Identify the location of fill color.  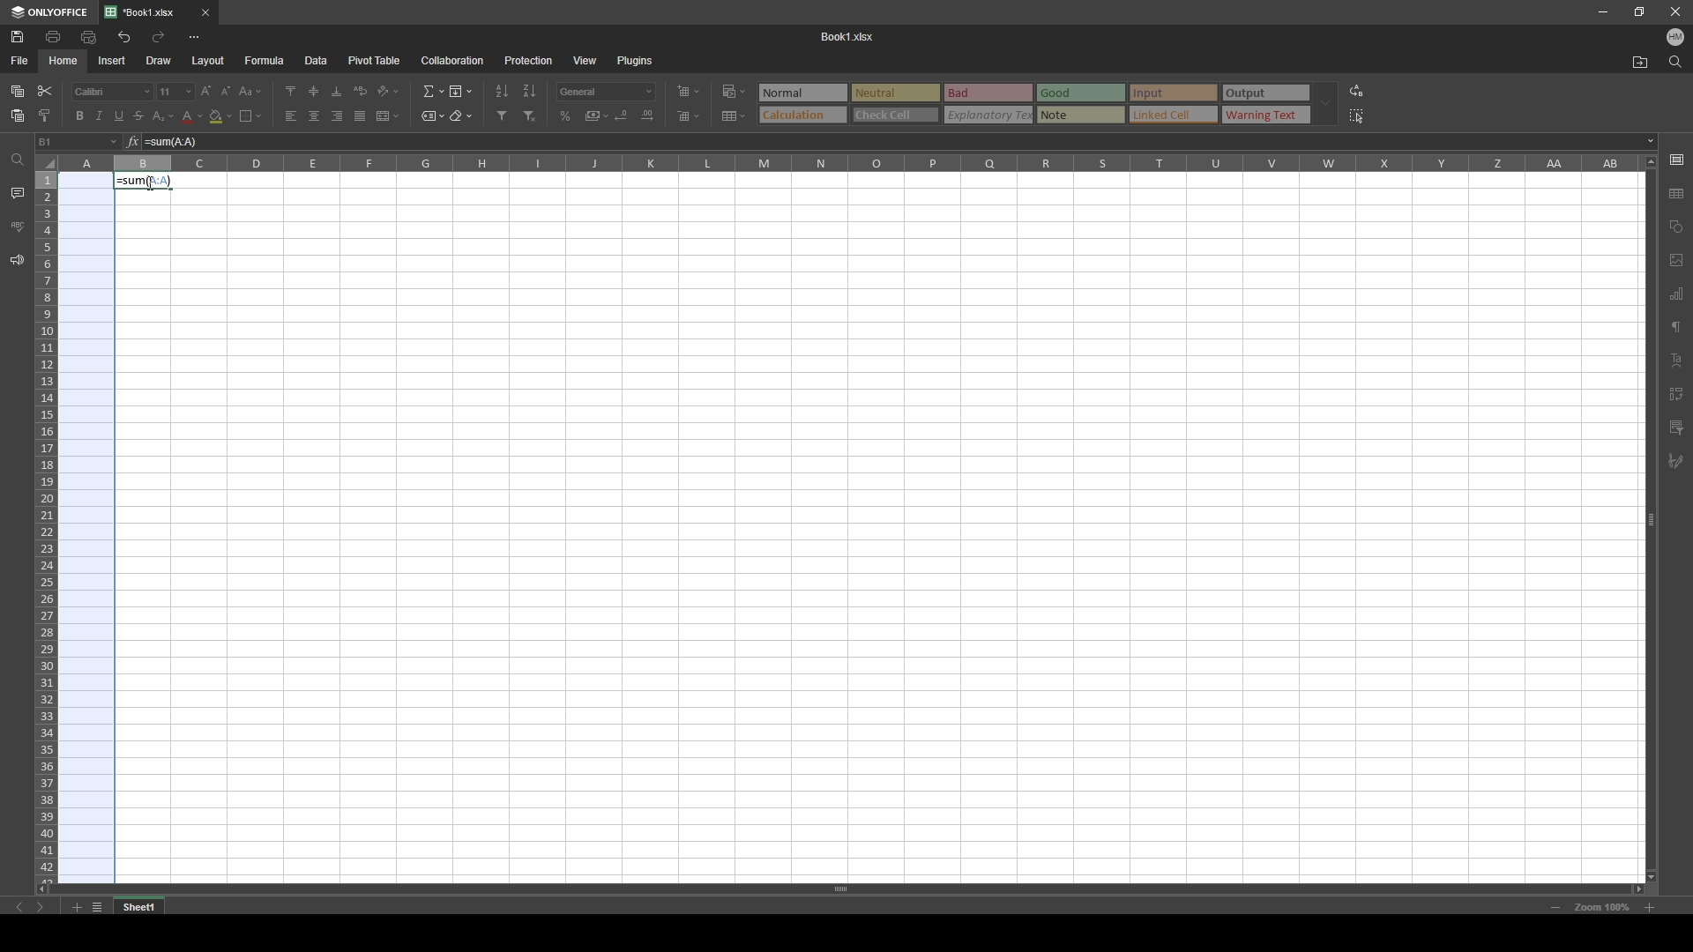
(220, 116).